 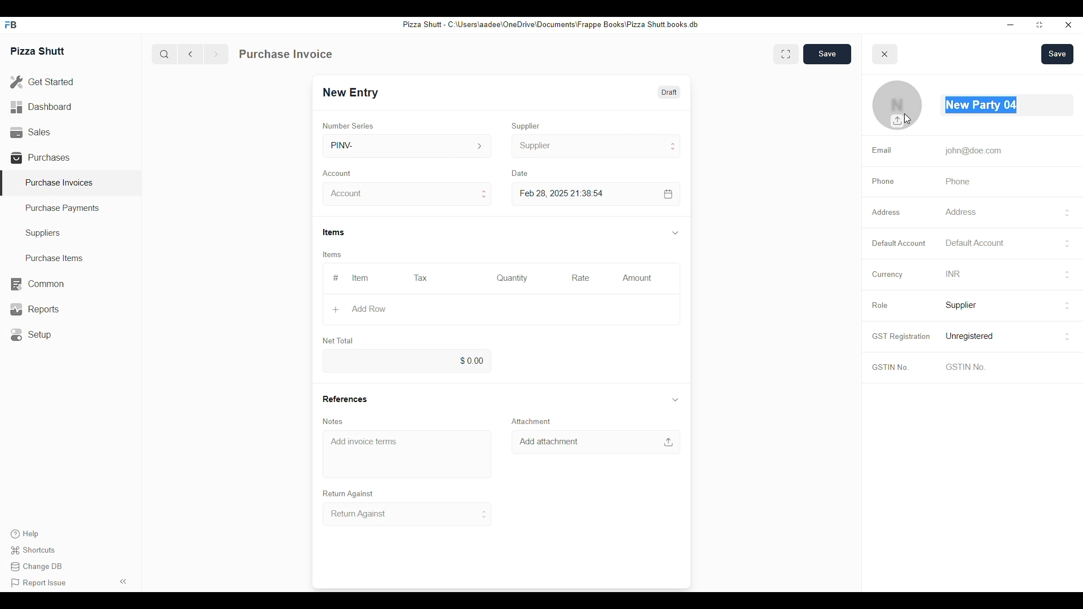 I want to click on john@doe.com, so click(x=972, y=151).